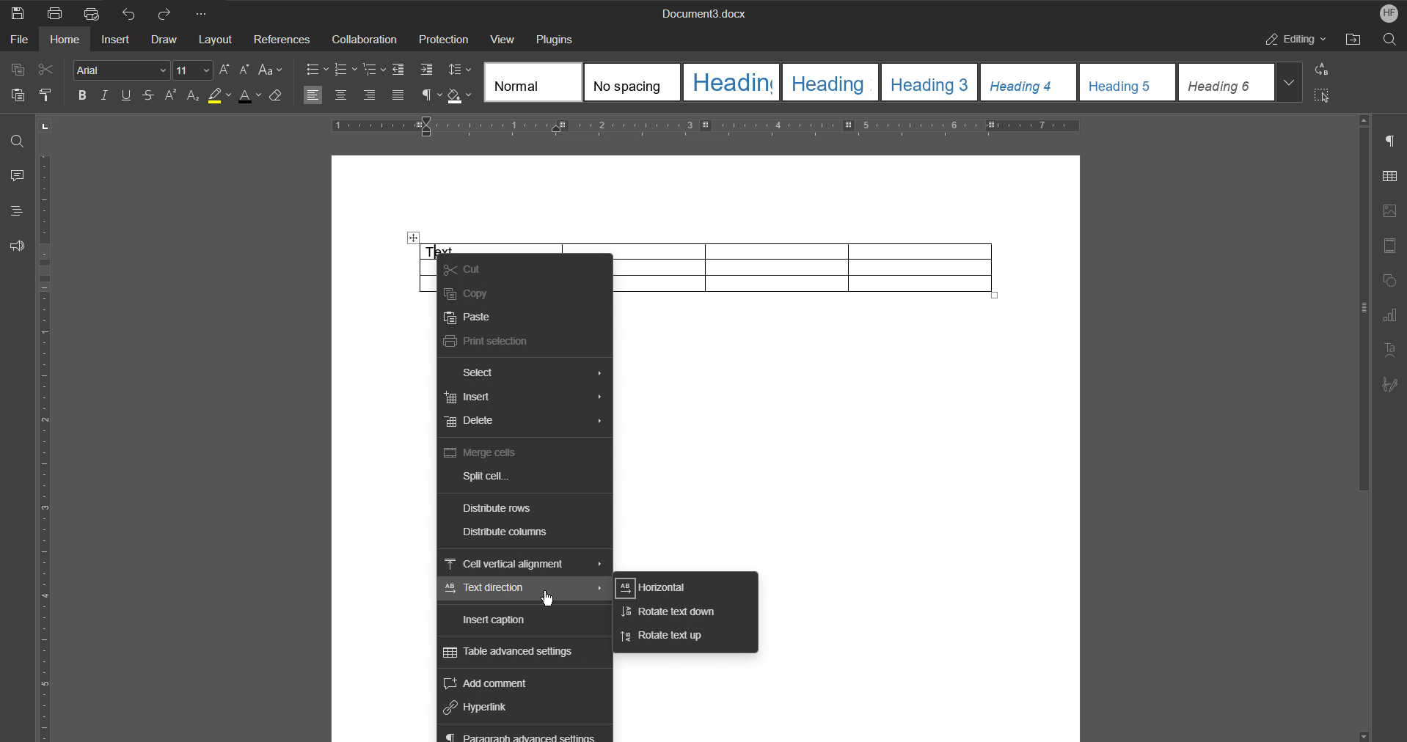 This screenshot has width=1407, height=742. I want to click on Cursor, so click(547, 599).